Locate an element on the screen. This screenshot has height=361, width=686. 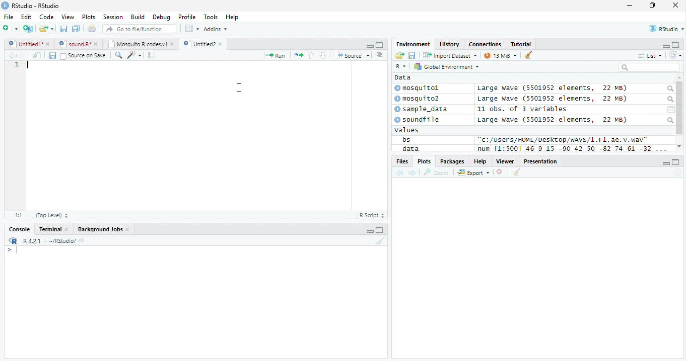
Plots is located at coordinates (424, 161).